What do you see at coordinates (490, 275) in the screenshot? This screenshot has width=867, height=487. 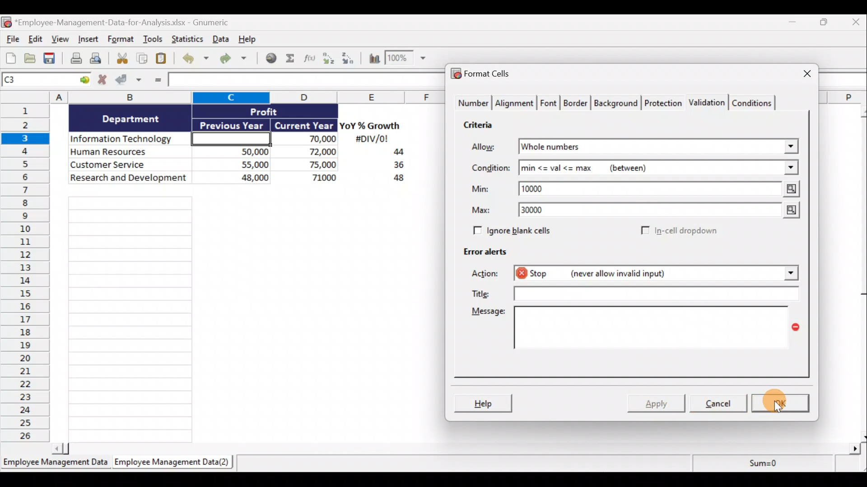 I see `Actions` at bounding box center [490, 275].